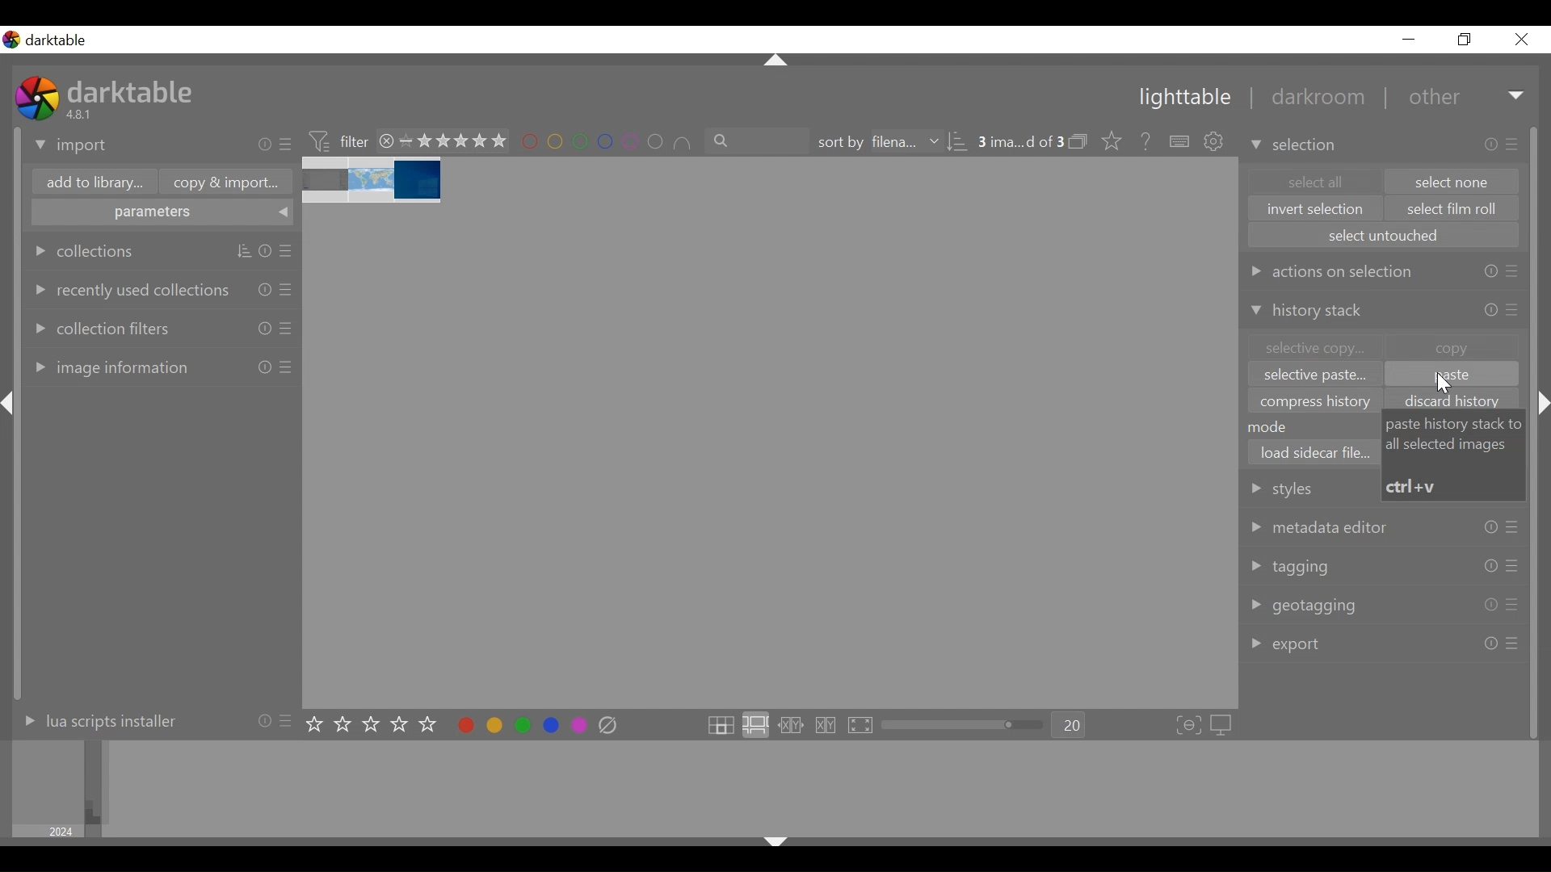  What do you see at coordinates (759, 141) in the screenshot?
I see `filter by text` at bounding box center [759, 141].